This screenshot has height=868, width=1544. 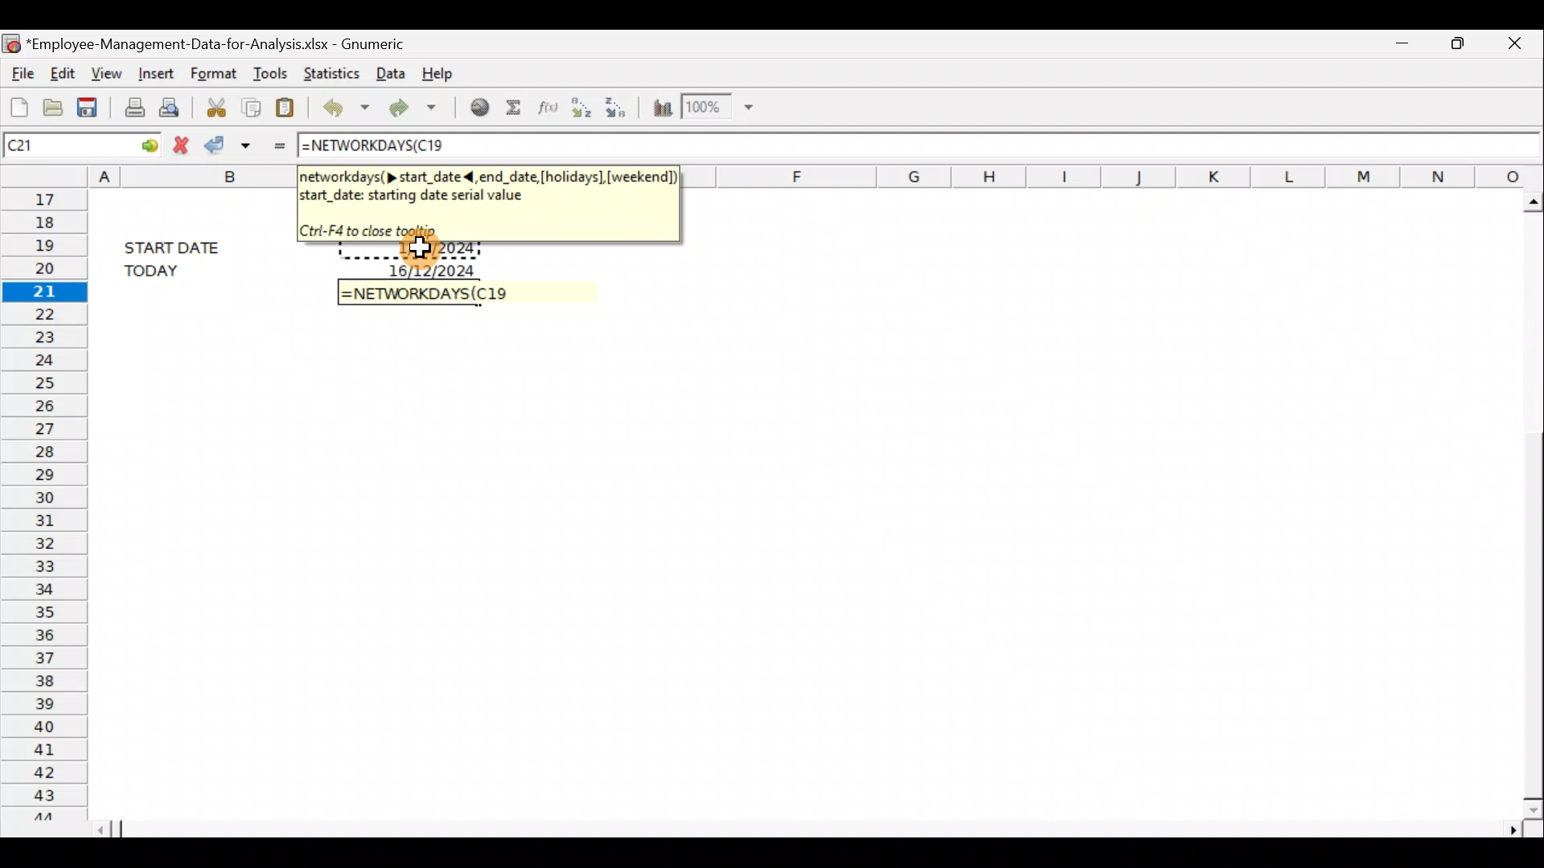 What do you see at coordinates (580, 108) in the screenshot?
I see `Sort in Ascending order` at bounding box center [580, 108].